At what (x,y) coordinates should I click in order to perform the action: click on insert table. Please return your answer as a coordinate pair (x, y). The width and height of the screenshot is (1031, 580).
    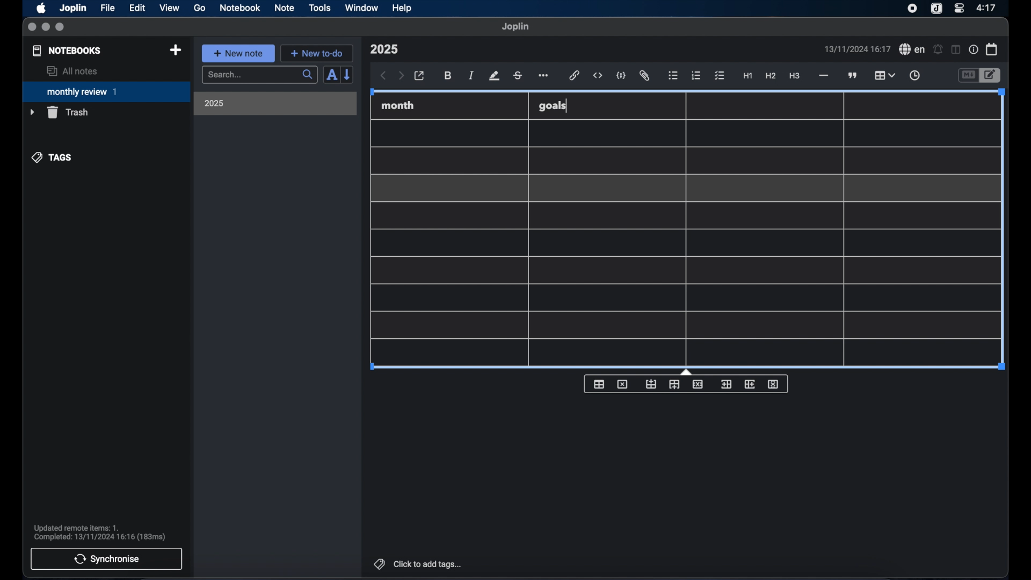
    Looking at the image, I should click on (599, 384).